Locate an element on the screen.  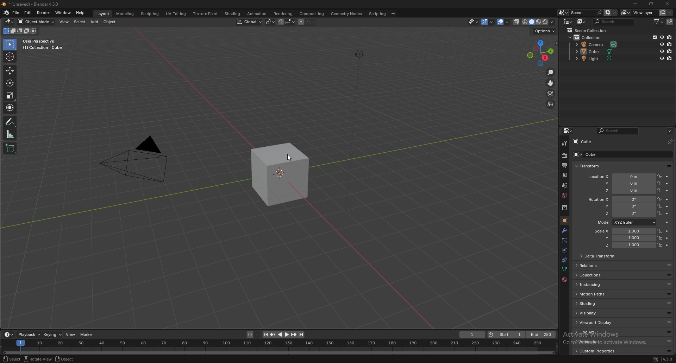
geometry is located at coordinates (347, 14).